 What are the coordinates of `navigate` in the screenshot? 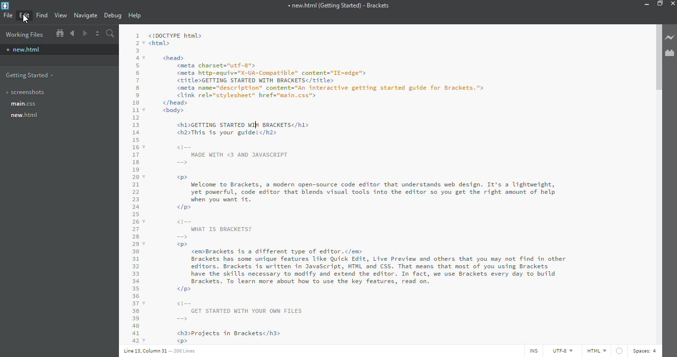 It's located at (86, 15).